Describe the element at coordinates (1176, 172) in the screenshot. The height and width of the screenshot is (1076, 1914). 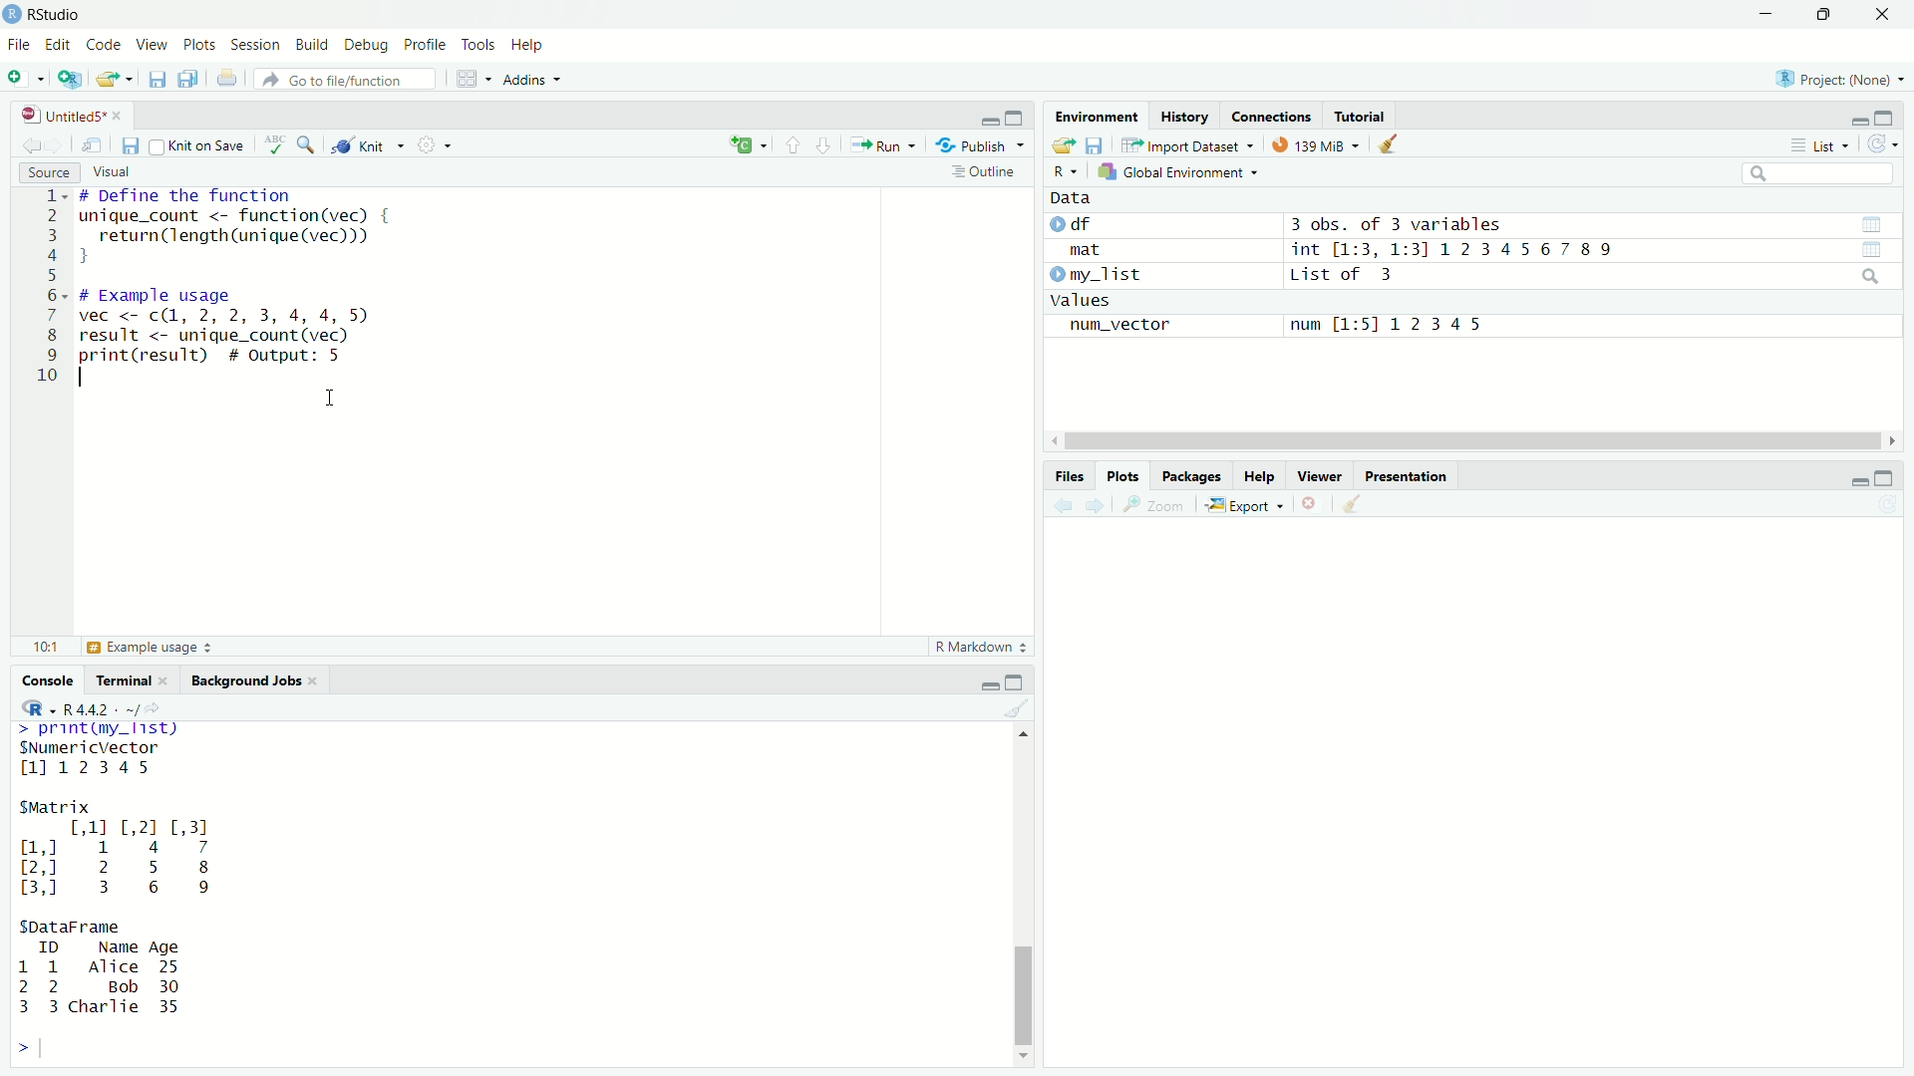
I see `Global Environment` at that location.